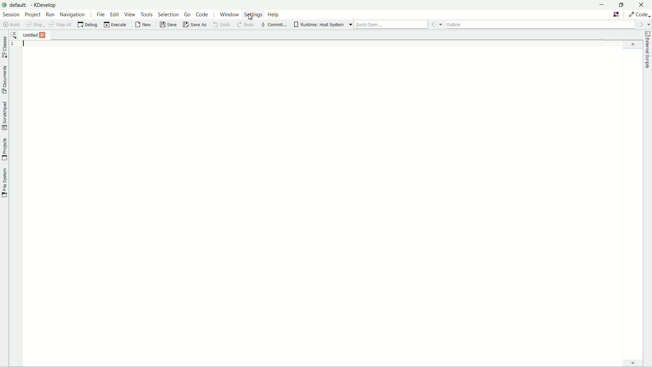 The image size is (652, 367). Describe the element at coordinates (253, 15) in the screenshot. I see `settings` at that location.